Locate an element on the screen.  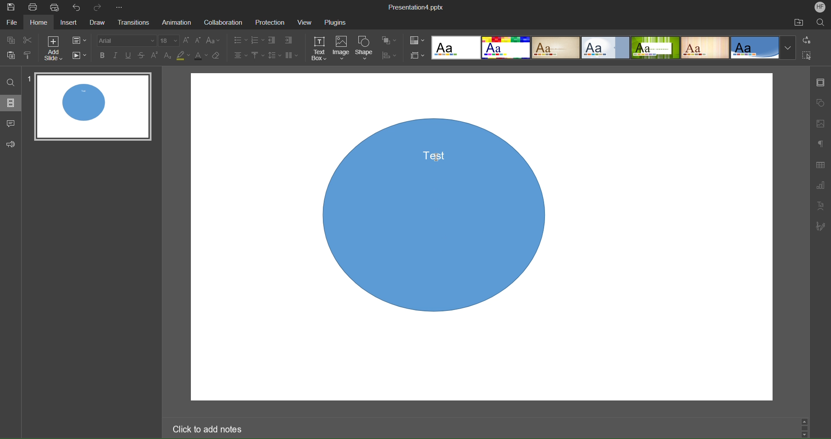
Feedback and Support is located at coordinates (12, 143).